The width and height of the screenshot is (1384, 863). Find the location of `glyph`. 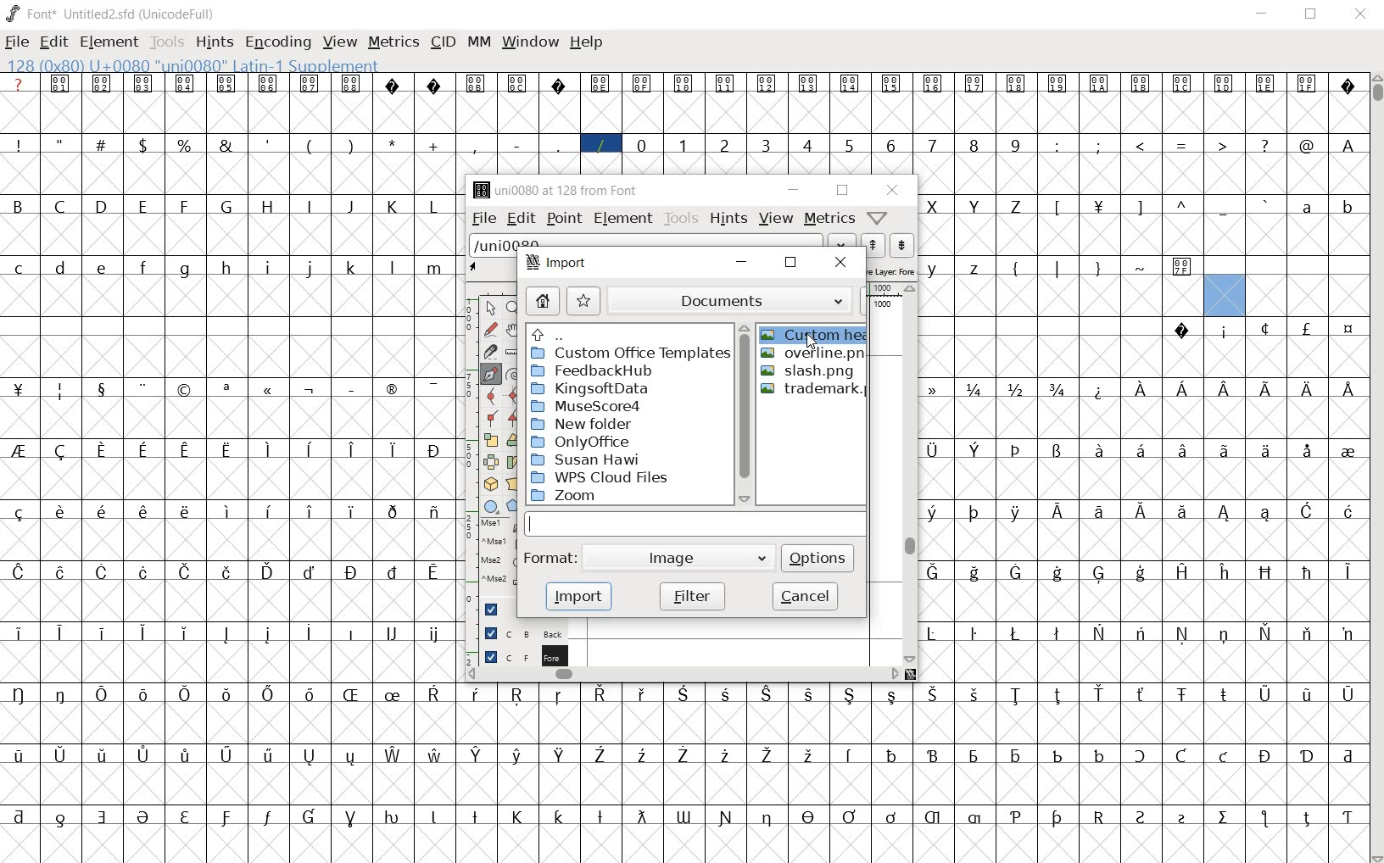

glyph is located at coordinates (1224, 636).